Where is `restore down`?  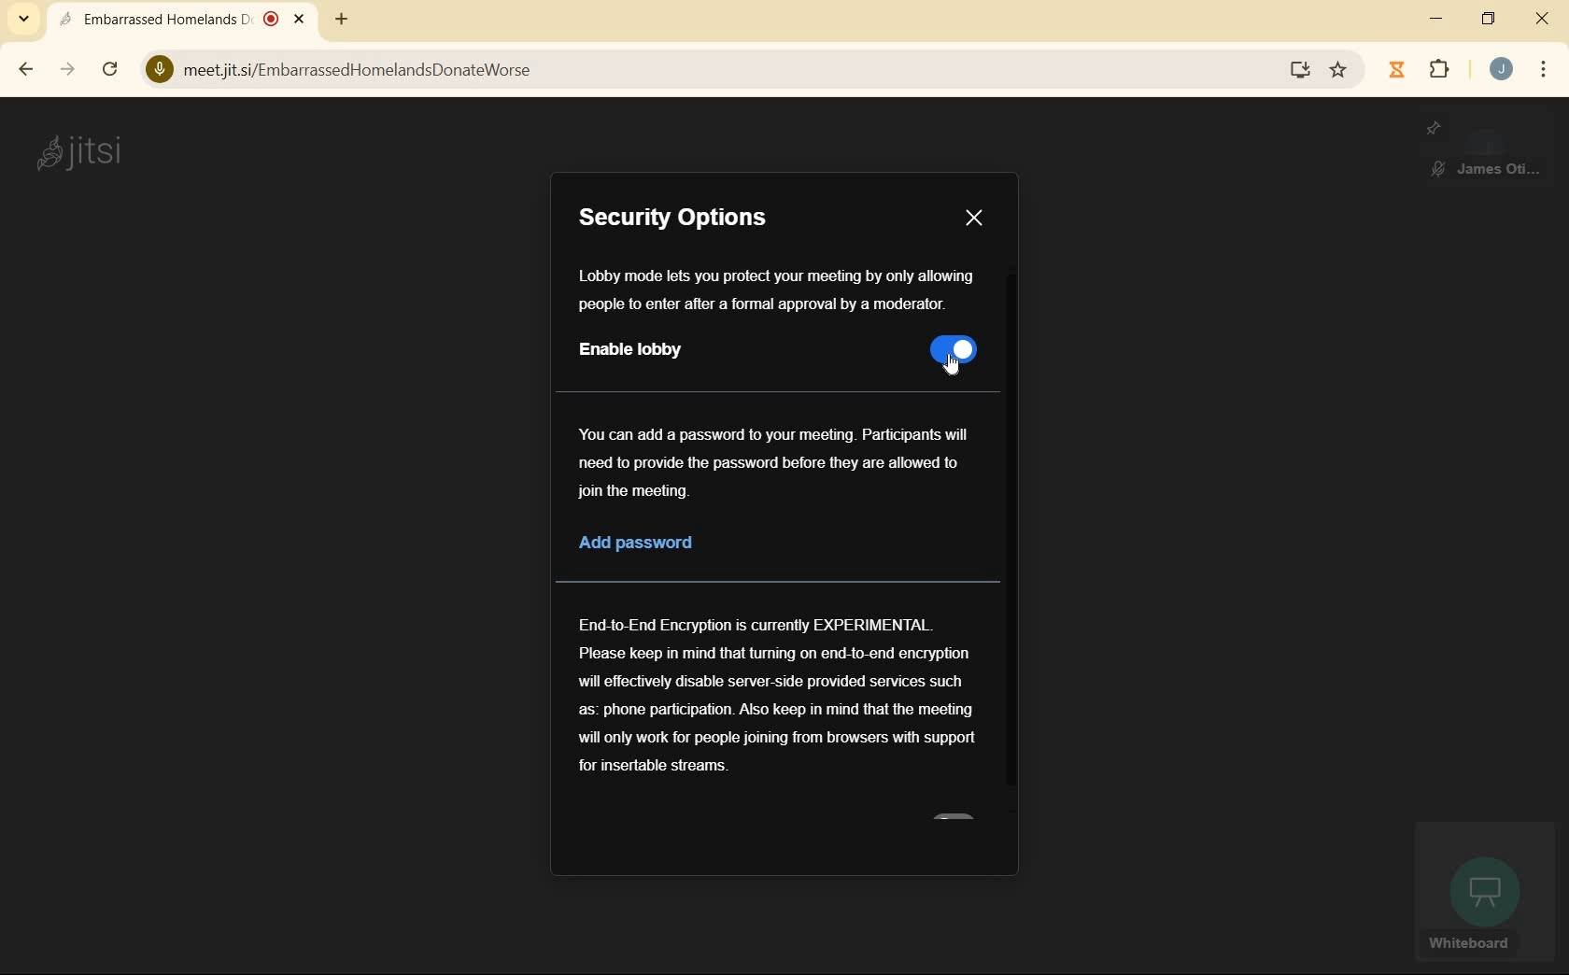
restore down is located at coordinates (1489, 20).